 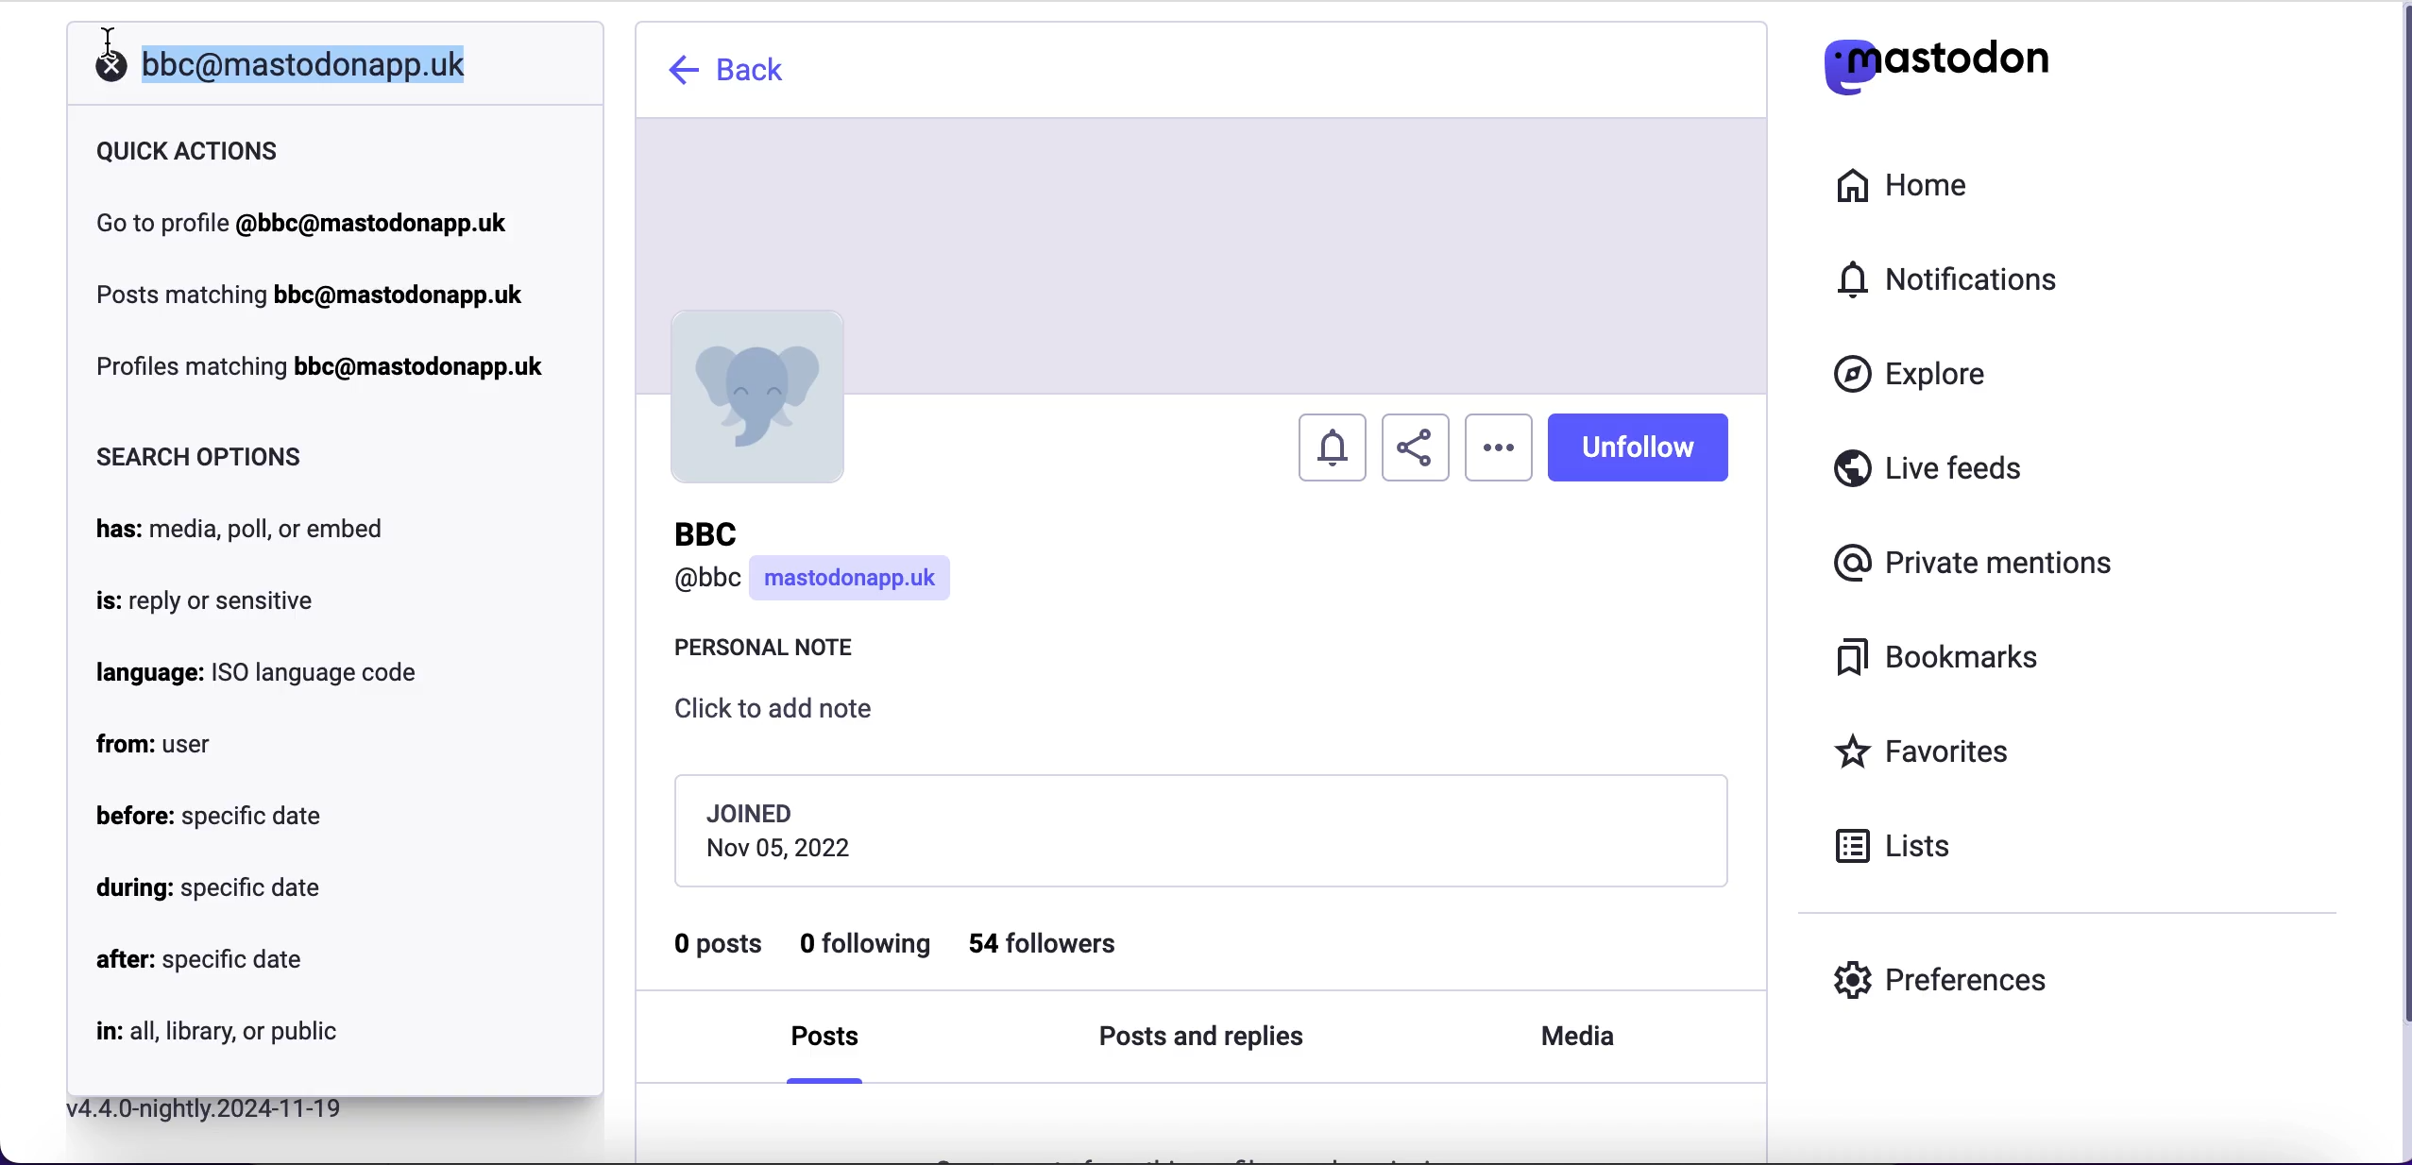 I want to click on is: reply or sensitive, so click(x=204, y=603).